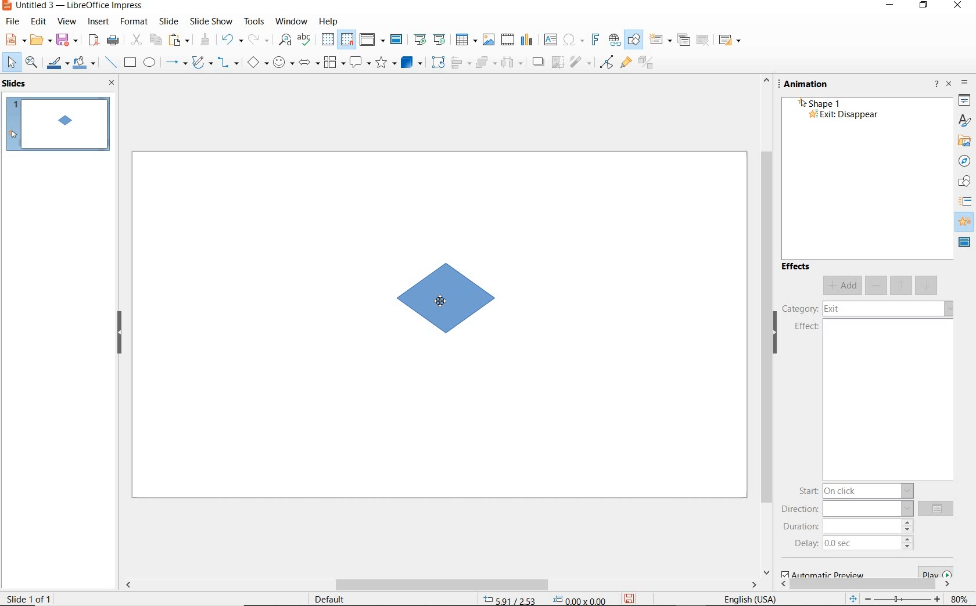 This screenshot has width=976, height=606. I want to click on format, so click(135, 23).